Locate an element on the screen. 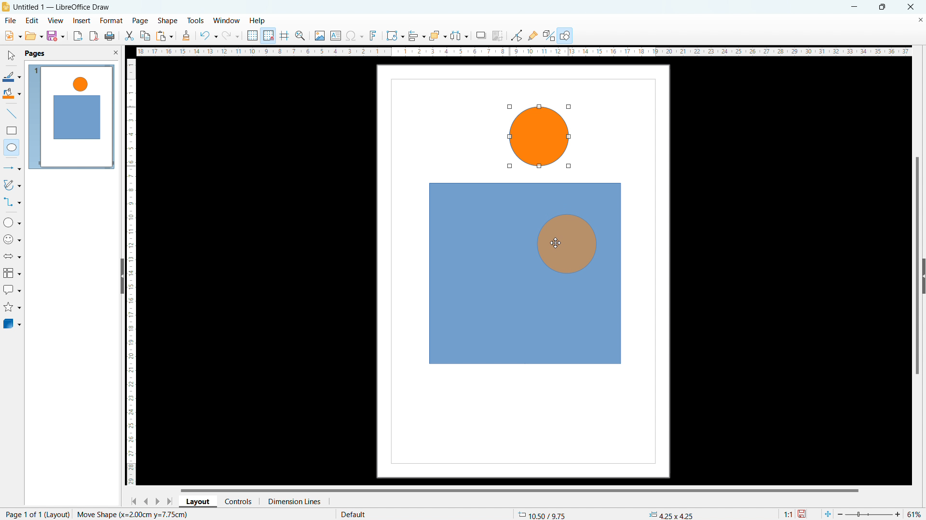 Image resolution: width=926 pixels, height=520 pixels. tools is located at coordinates (196, 20).